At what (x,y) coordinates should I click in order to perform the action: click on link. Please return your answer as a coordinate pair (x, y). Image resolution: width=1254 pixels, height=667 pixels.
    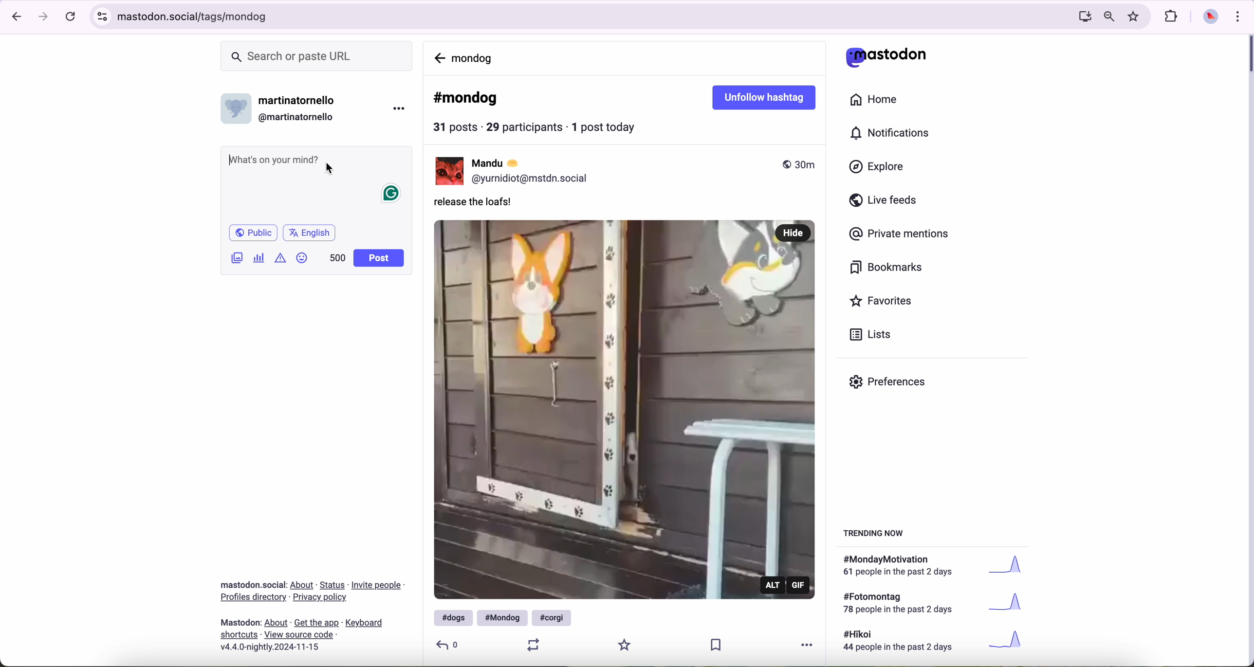
    Looking at the image, I should click on (377, 587).